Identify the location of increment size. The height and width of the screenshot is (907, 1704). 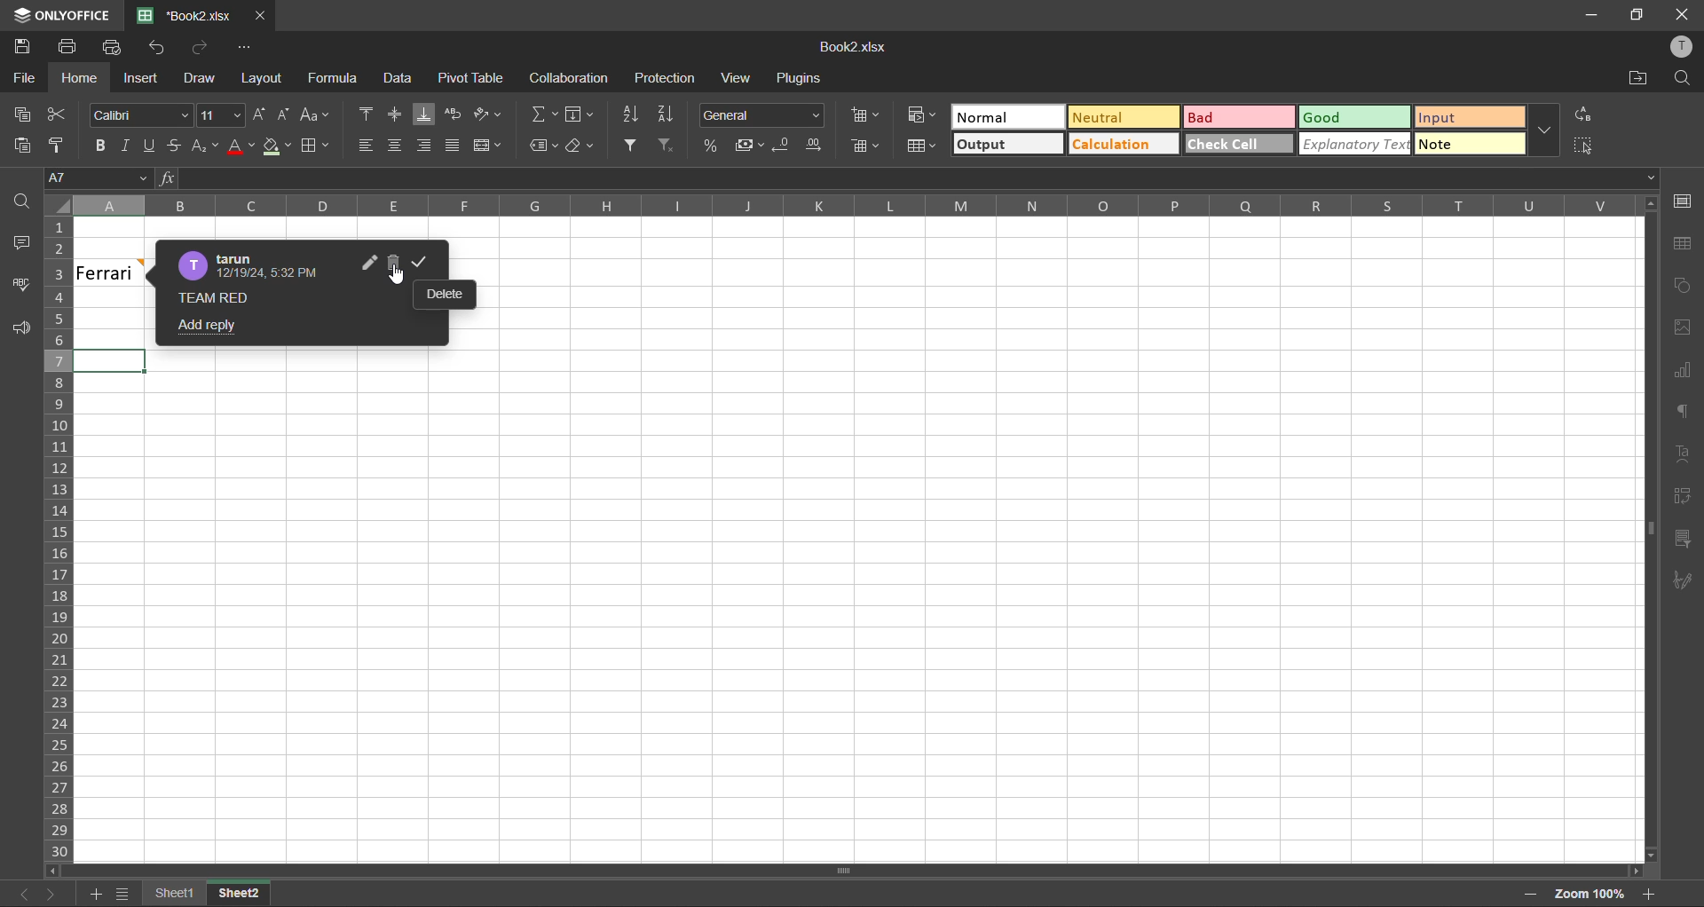
(262, 118).